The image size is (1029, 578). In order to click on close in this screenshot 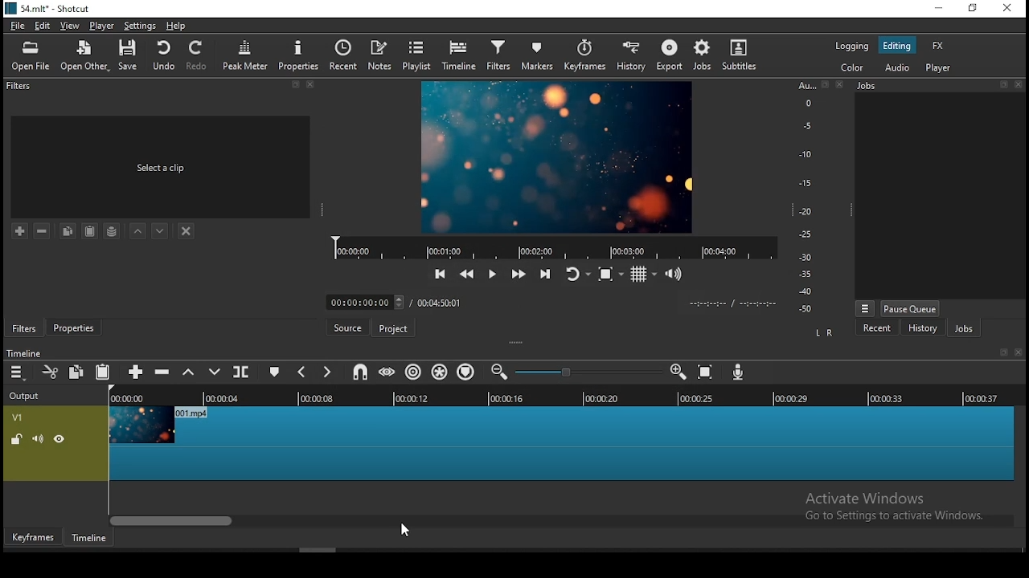, I will do `click(311, 84)`.